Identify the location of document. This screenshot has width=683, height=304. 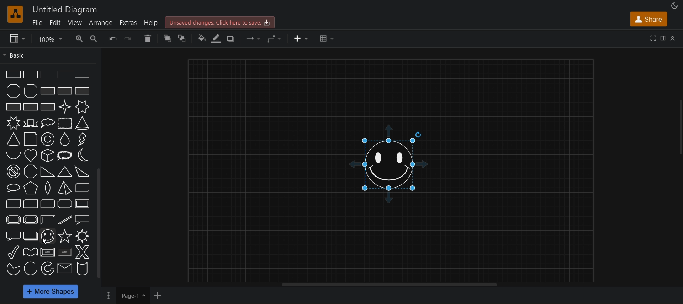
(30, 139).